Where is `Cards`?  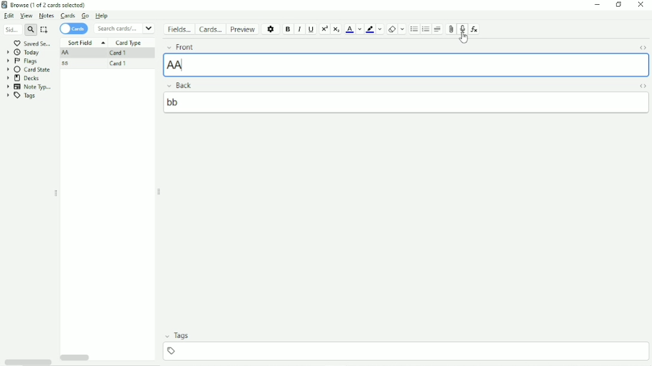 Cards is located at coordinates (73, 29).